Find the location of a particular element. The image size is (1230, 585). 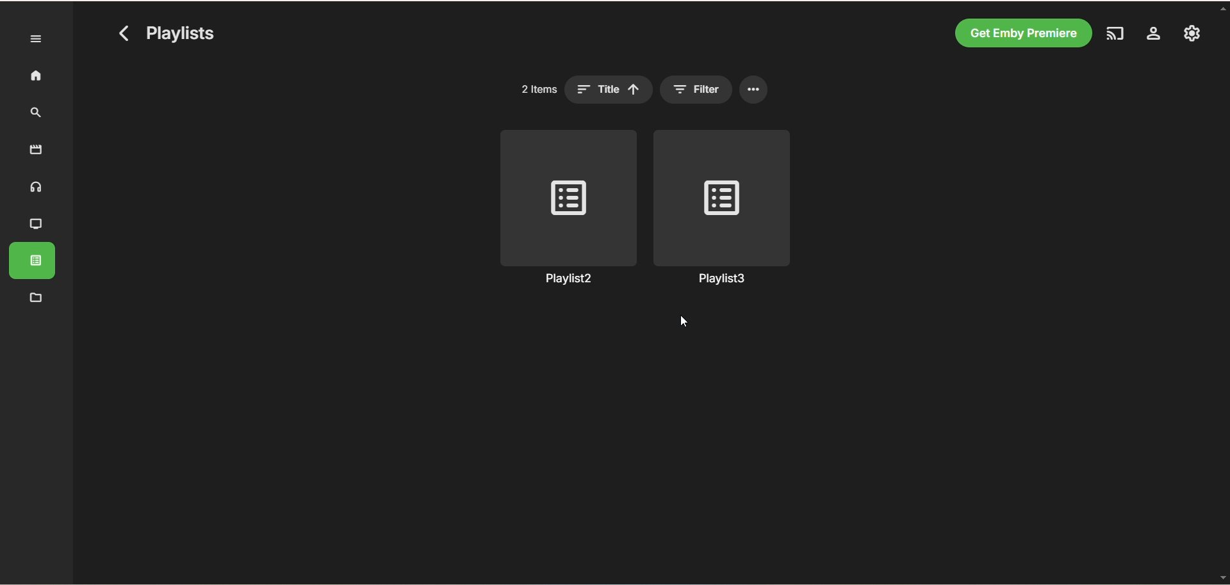

movies is located at coordinates (36, 150).